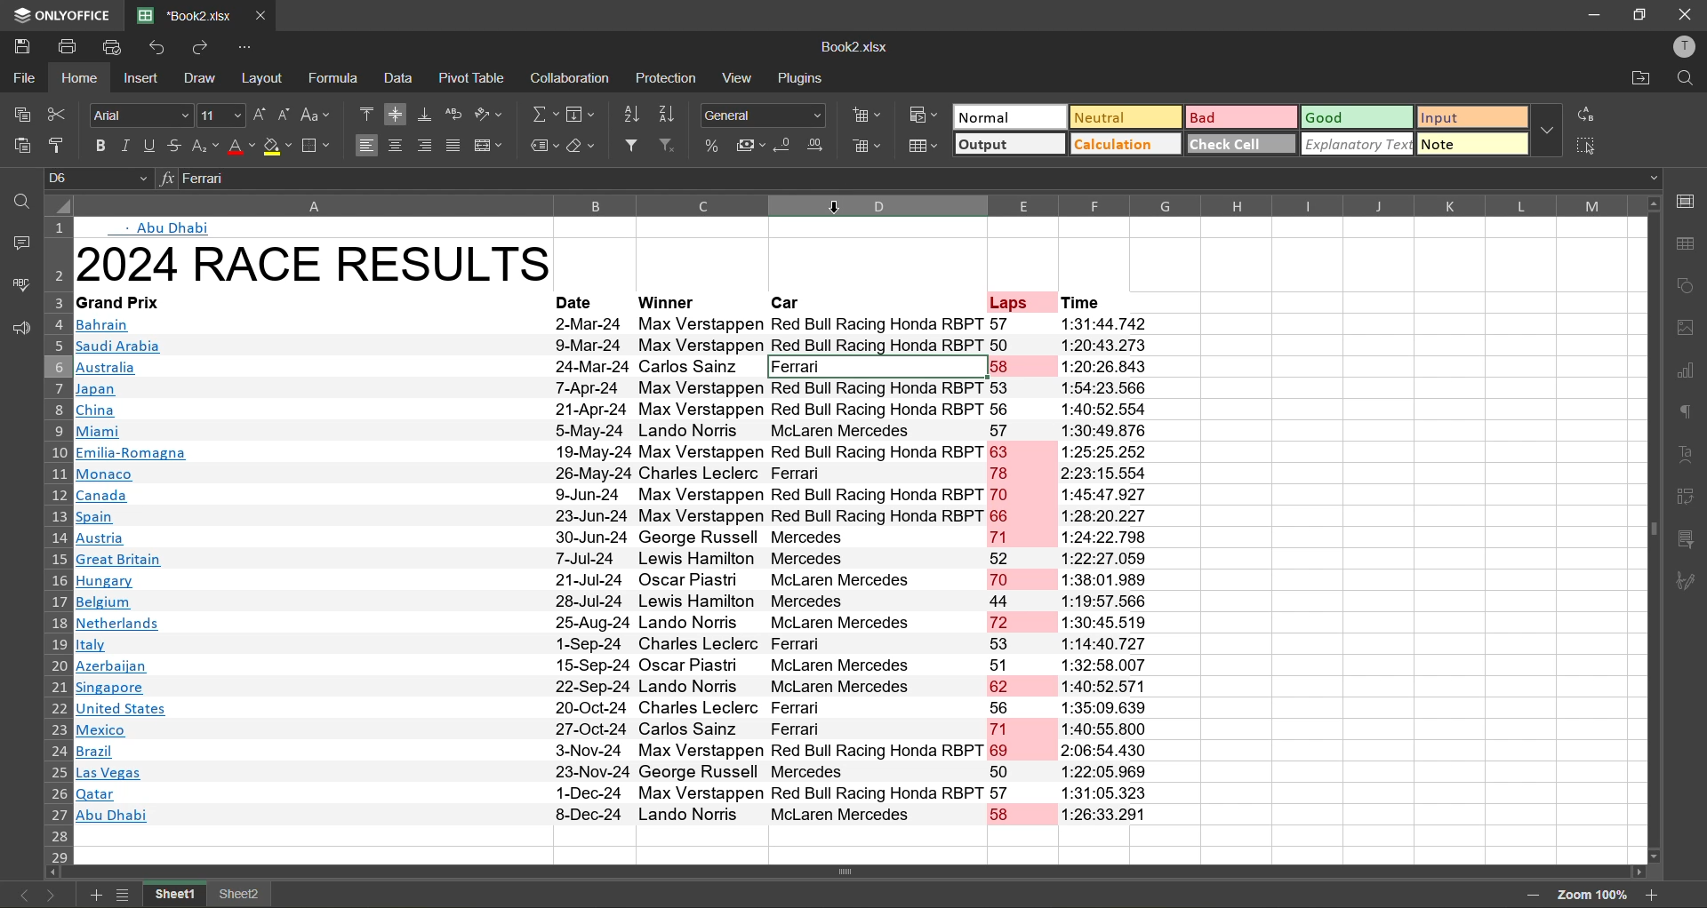 This screenshot has height=908, width=1707. What do you see at coordinates (20, 284) in the screenshot?
I see `spellcheck` at bounding box center [20, 284].